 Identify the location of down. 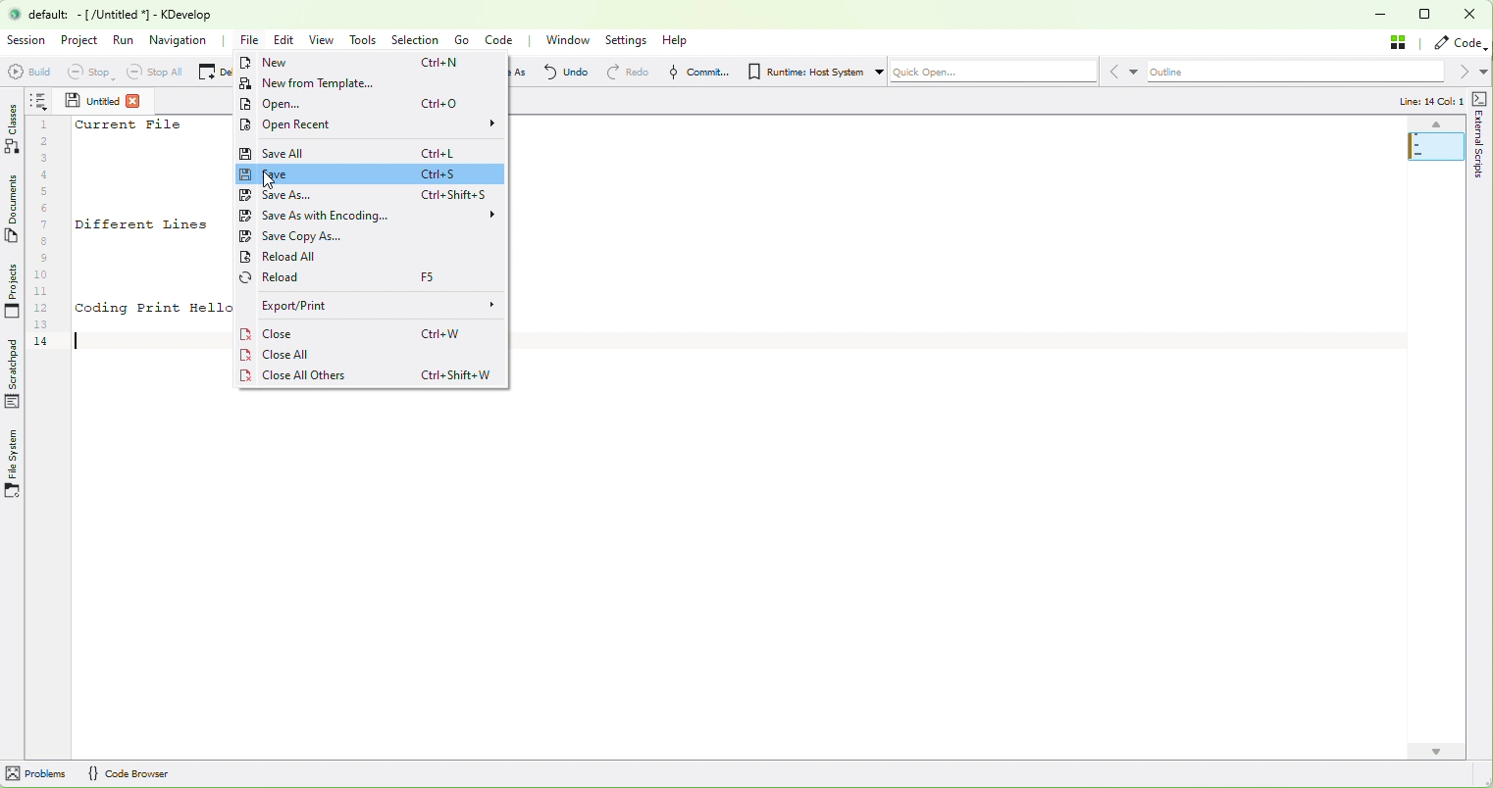
(1435, 752).